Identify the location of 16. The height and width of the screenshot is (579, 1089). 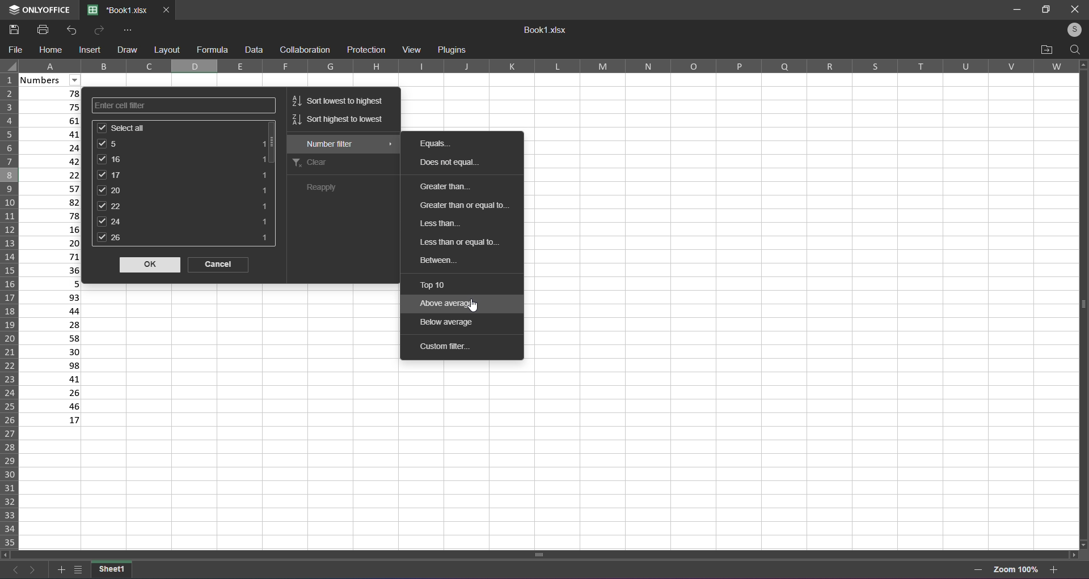
(183, 159).